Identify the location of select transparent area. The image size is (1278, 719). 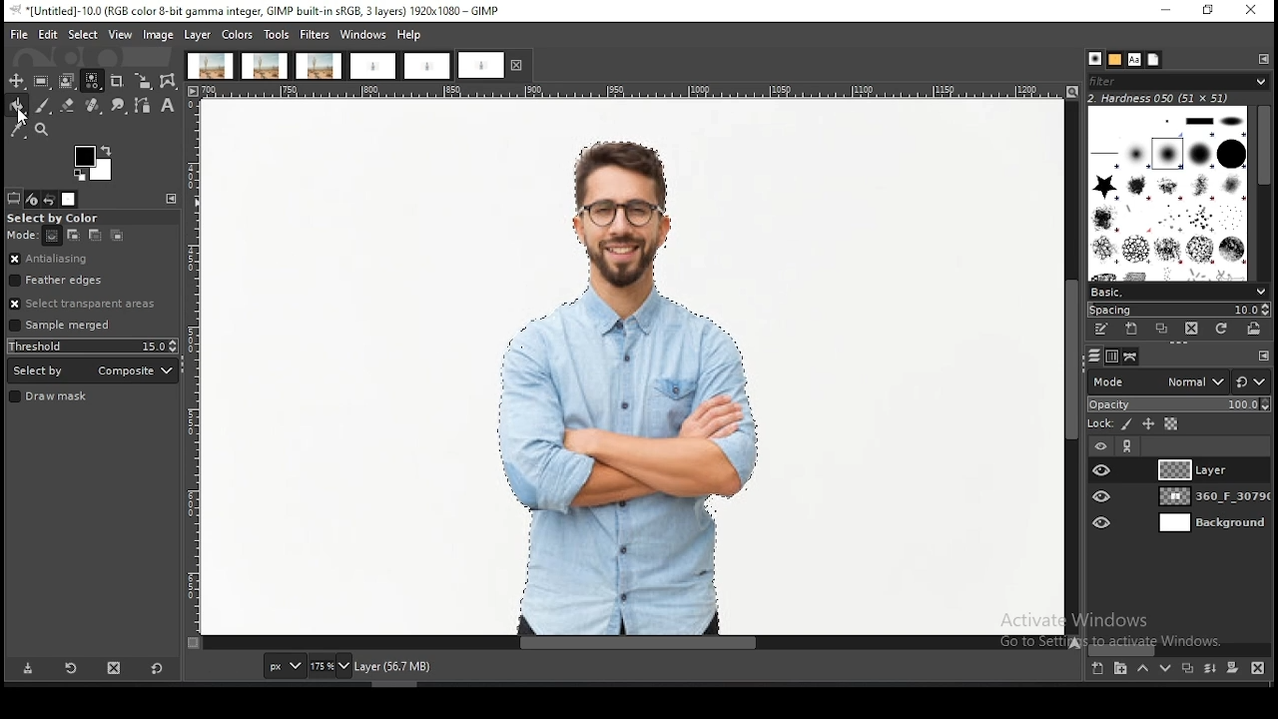
(83, 303).